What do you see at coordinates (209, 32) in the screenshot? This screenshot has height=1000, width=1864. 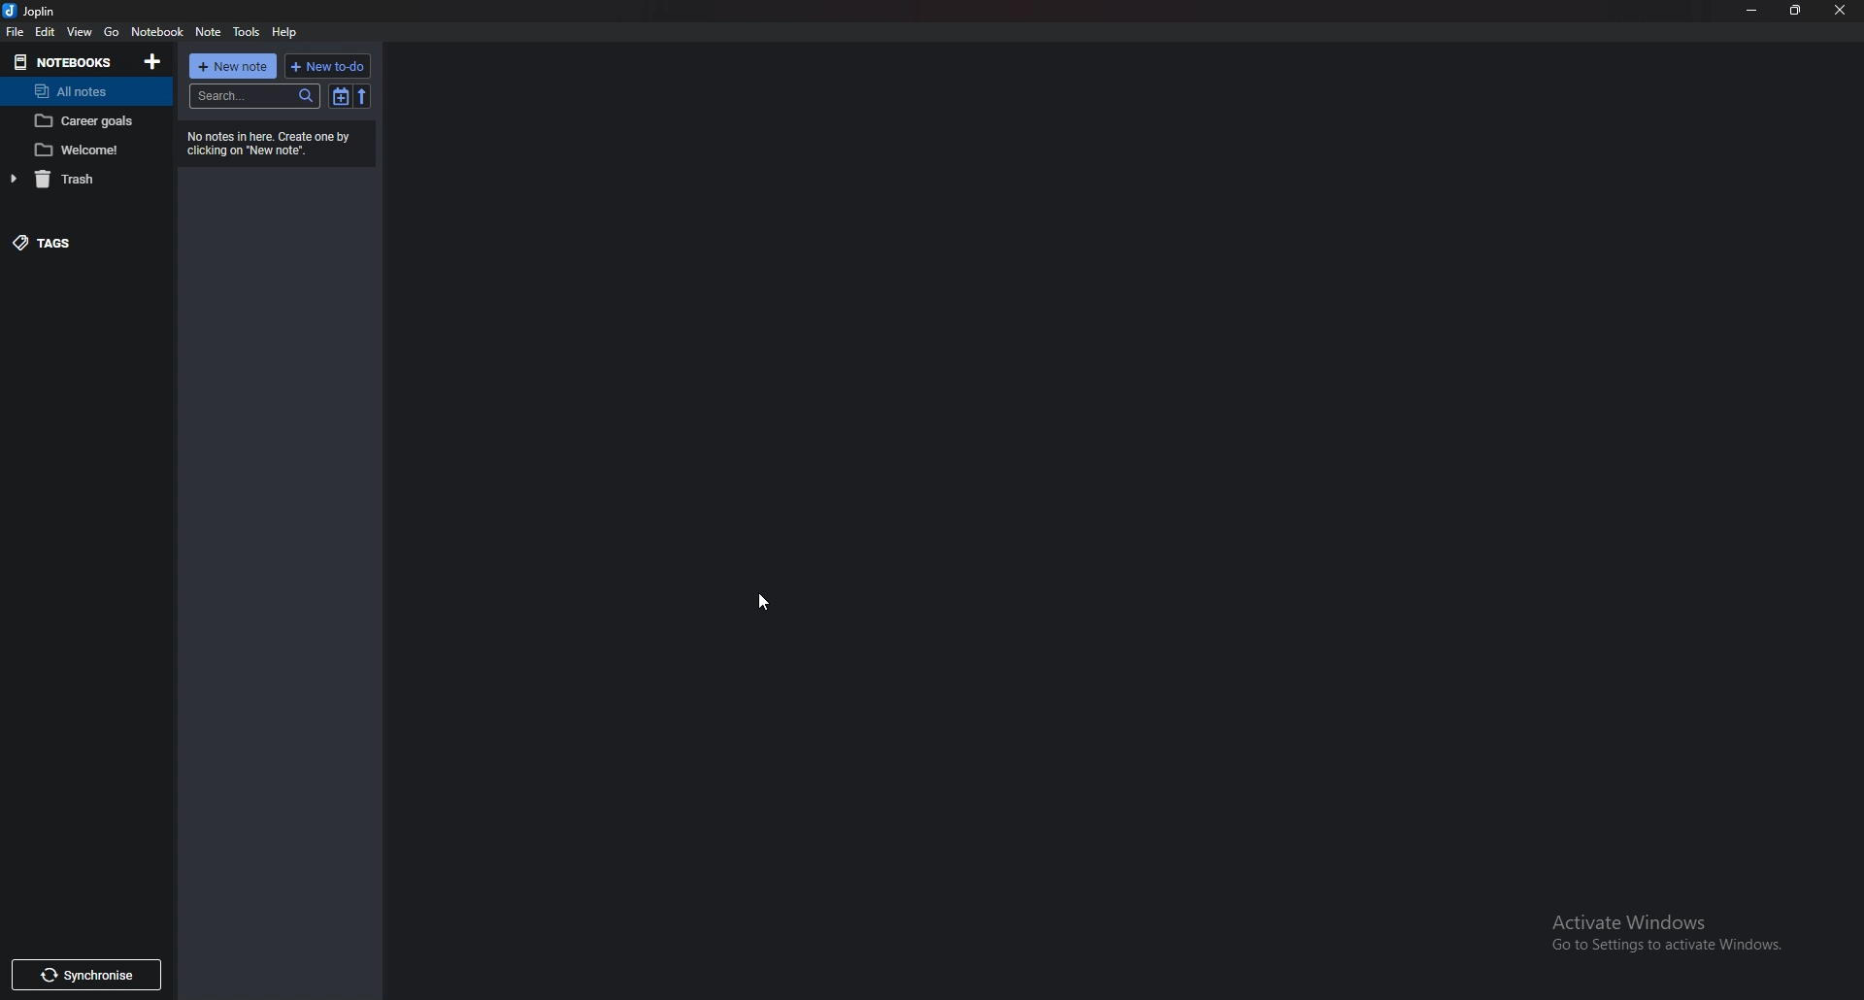 I see `note` at bounding box center [209, 32].